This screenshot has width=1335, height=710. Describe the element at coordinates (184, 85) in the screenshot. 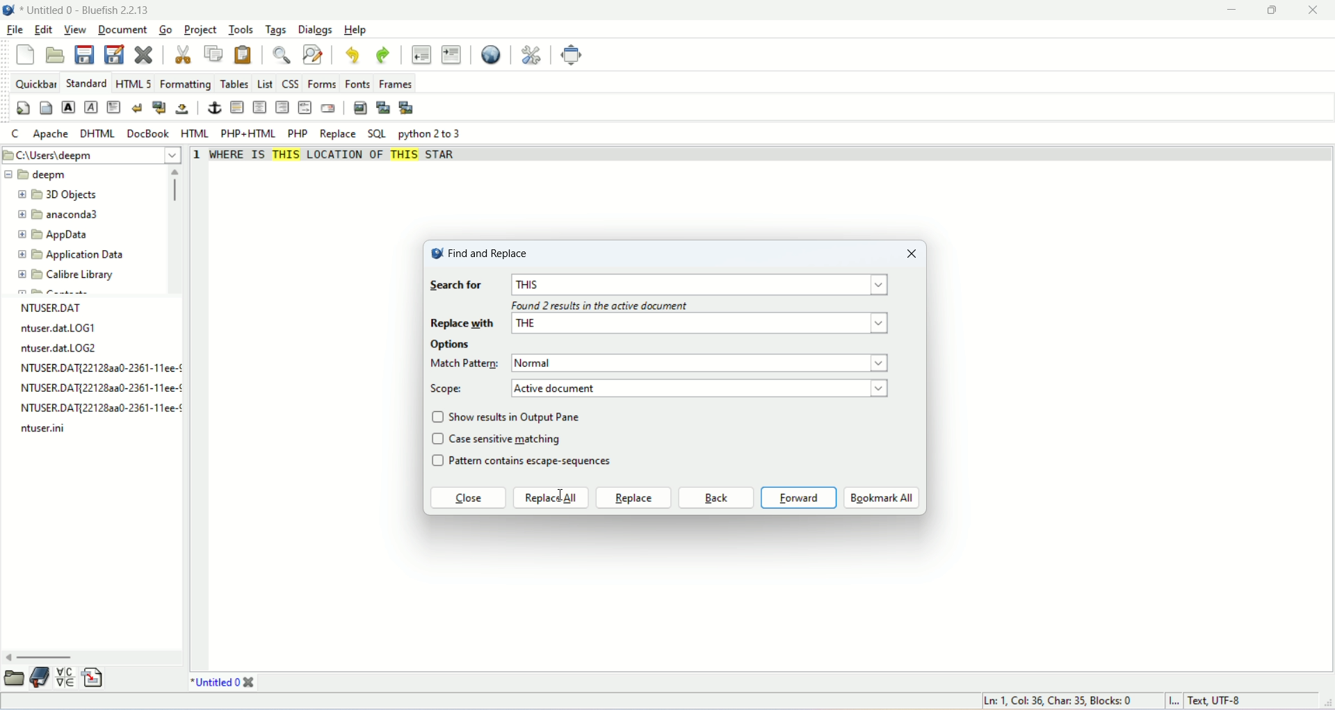

I see `formatting` at that location.